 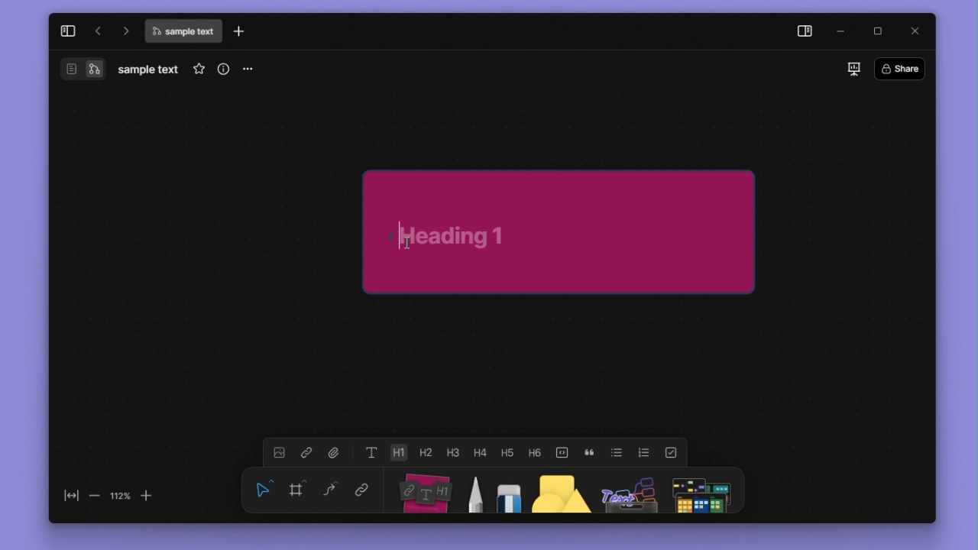 I want to click on pen, so click(x=478, y=490).